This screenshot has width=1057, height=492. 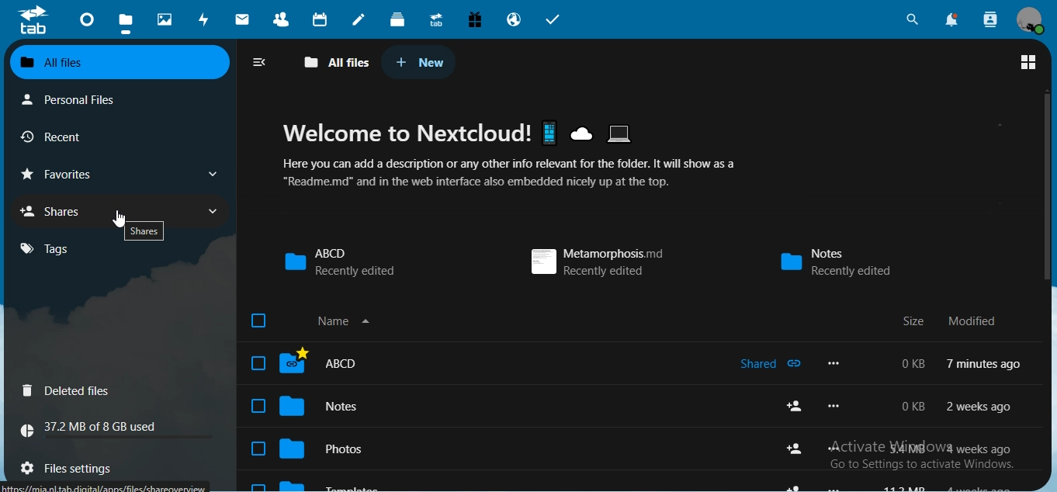 I want to click on dashboard, so click(x=87, y=23).